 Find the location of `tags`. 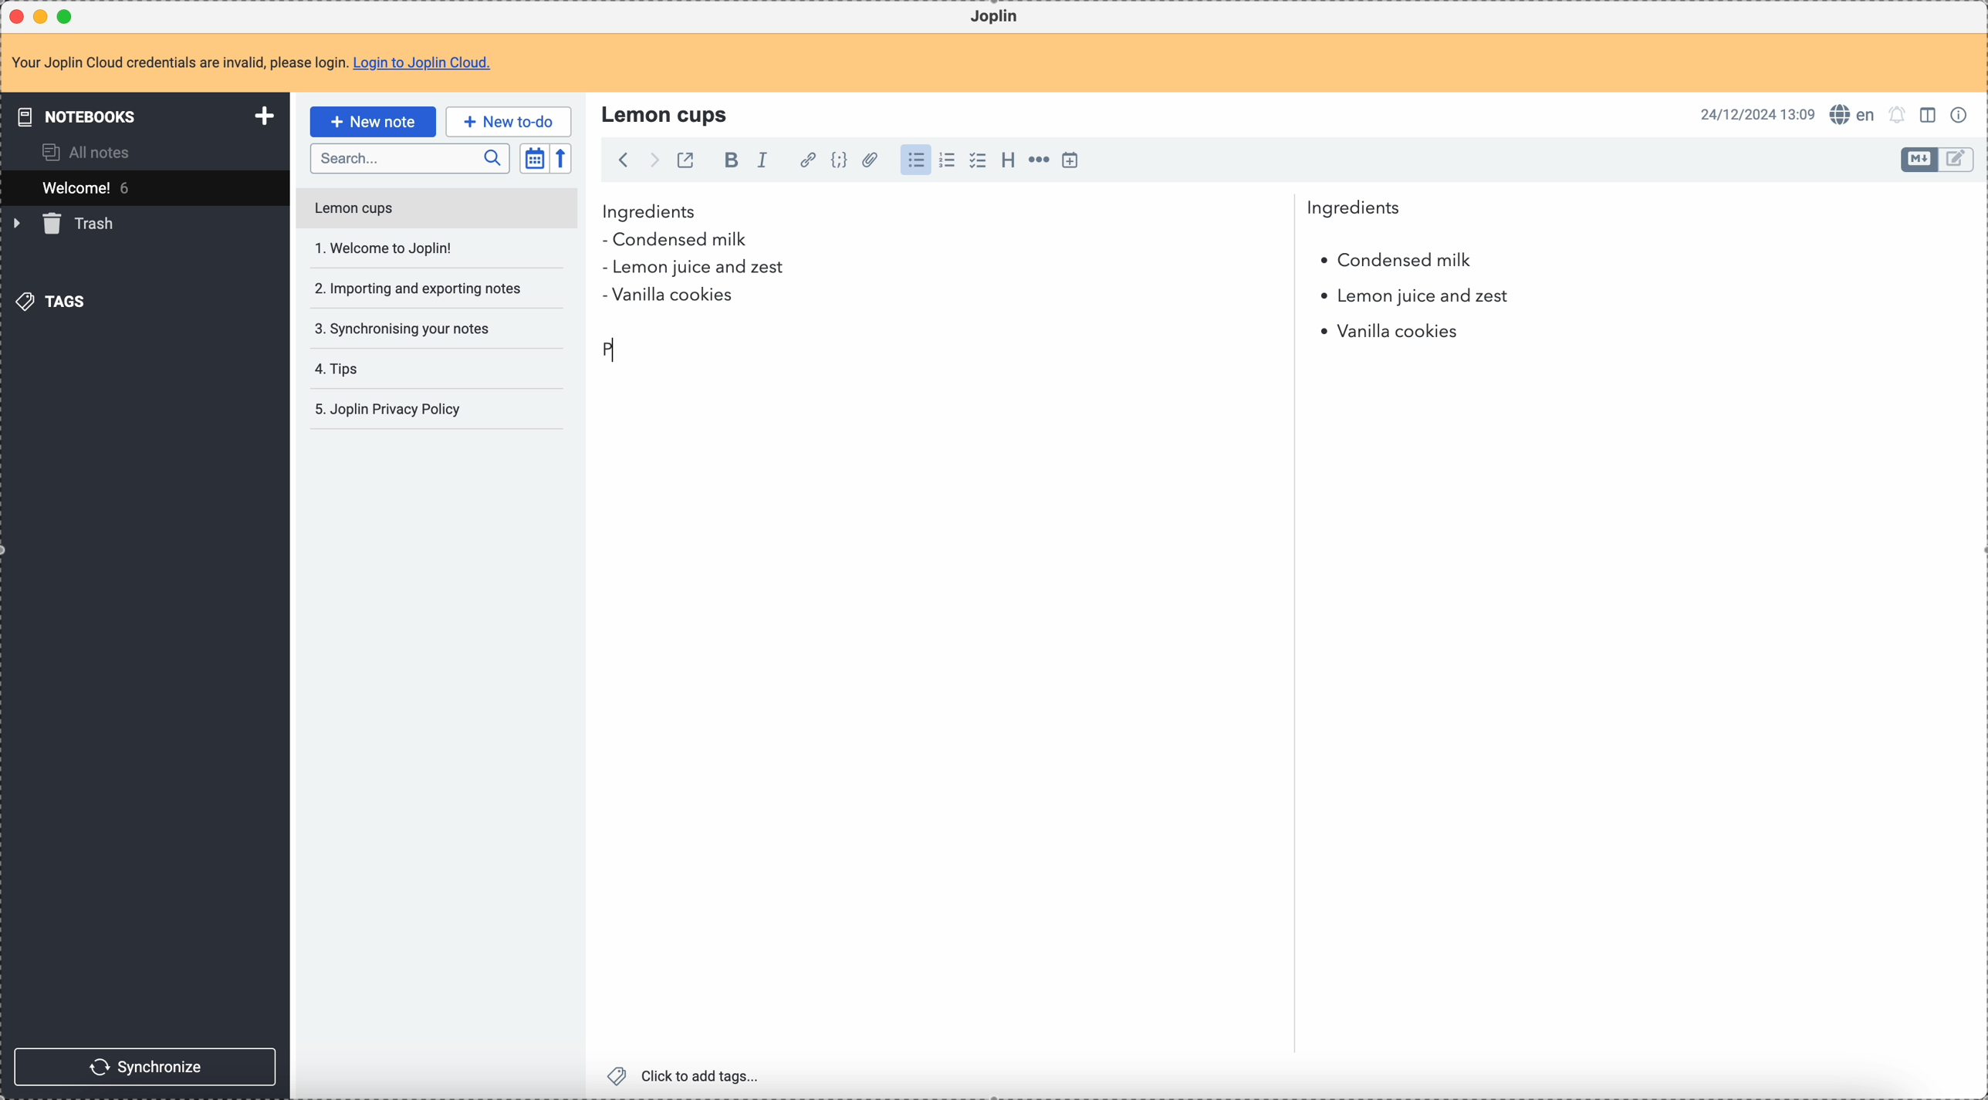

tags is located at coordinates (55, 300).